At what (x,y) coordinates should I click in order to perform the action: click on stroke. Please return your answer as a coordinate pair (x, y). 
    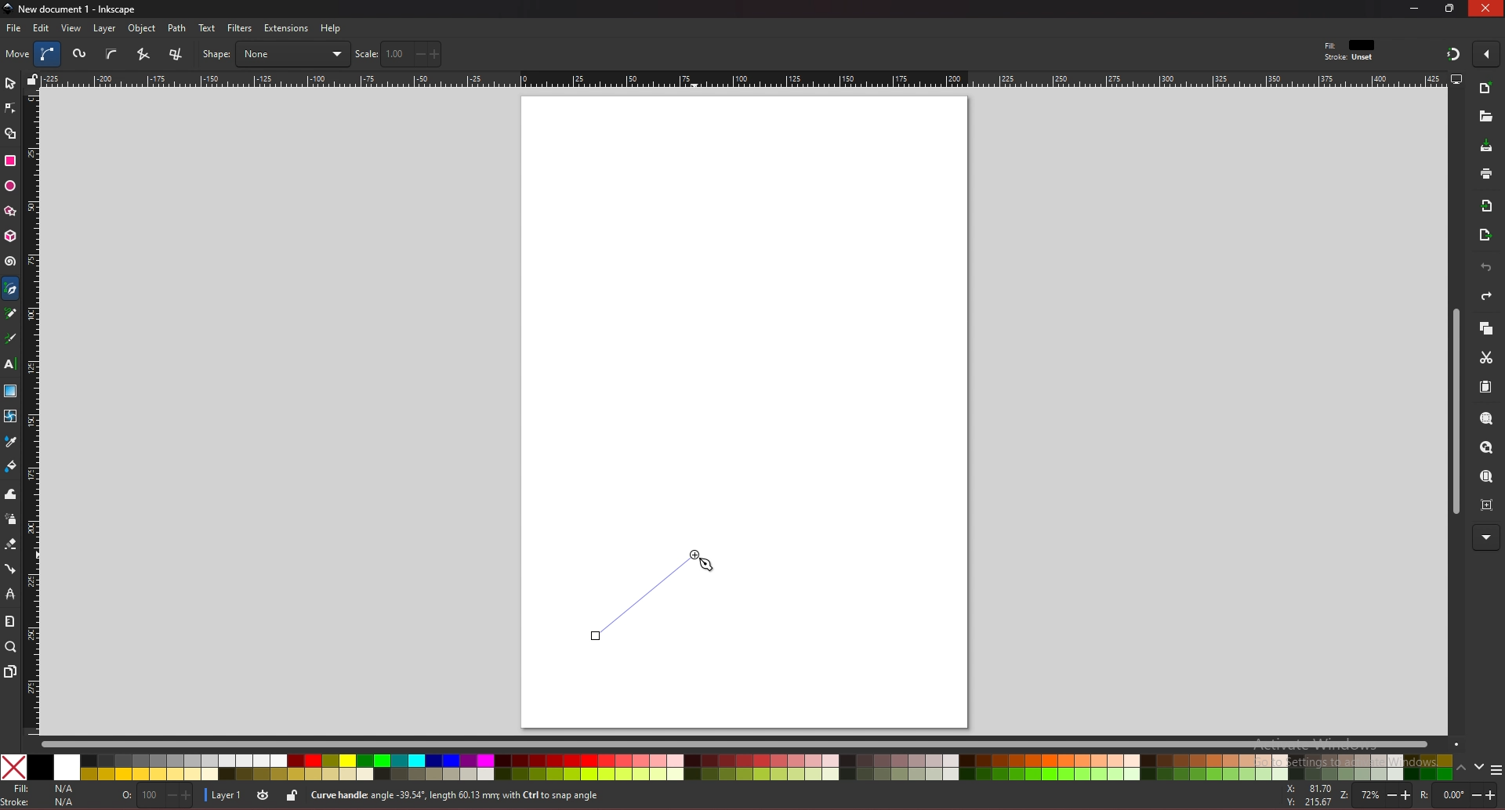
    Looking at the image, I should click on (42, 802).